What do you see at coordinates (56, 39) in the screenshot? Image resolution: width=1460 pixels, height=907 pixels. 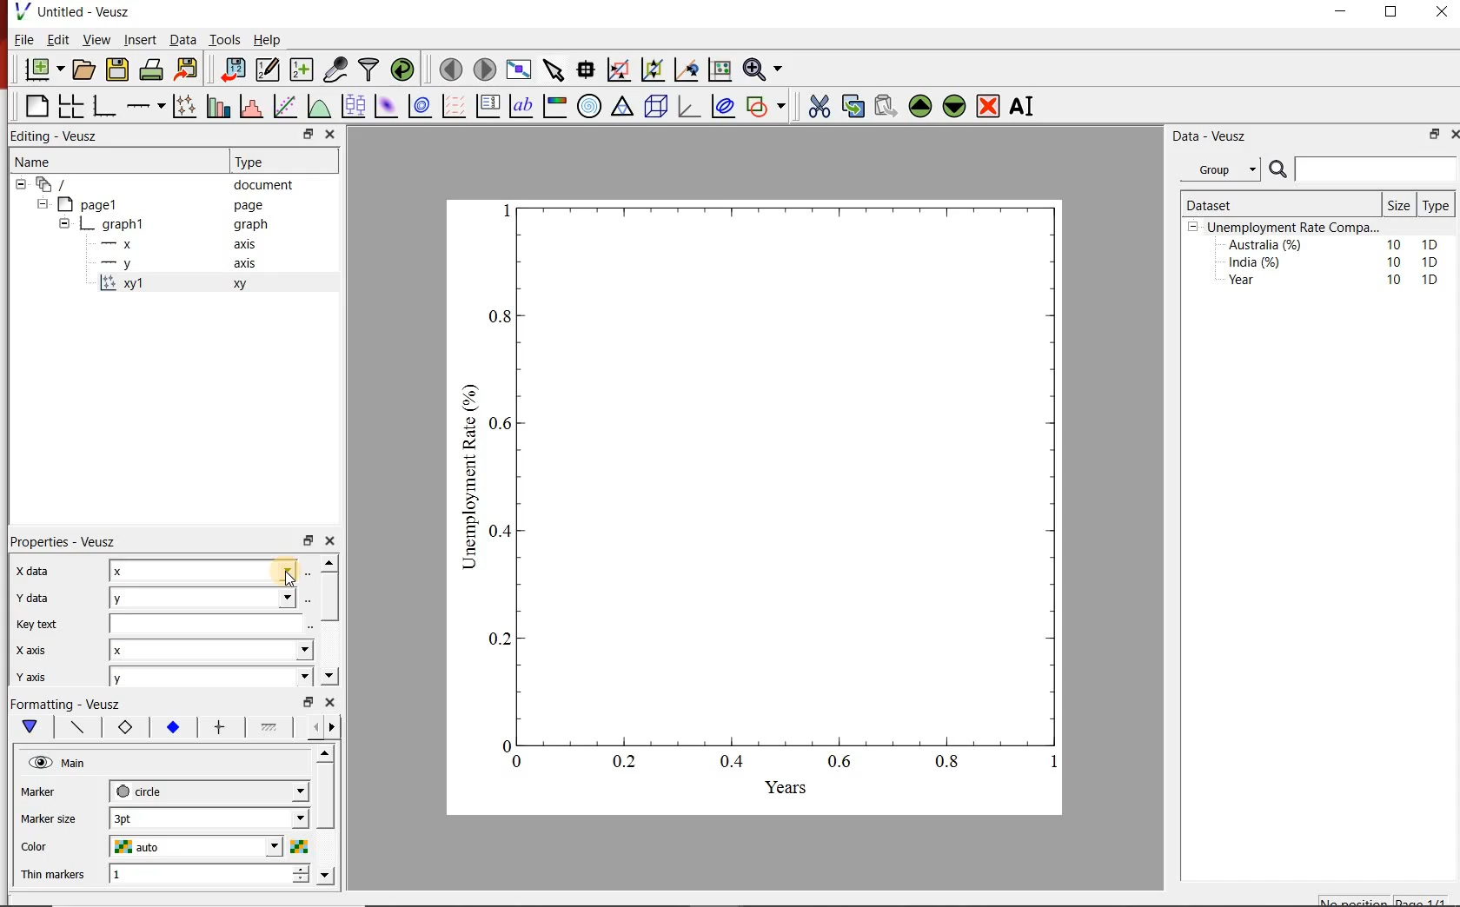 I see `Edit` at bounding box center [56, 39].